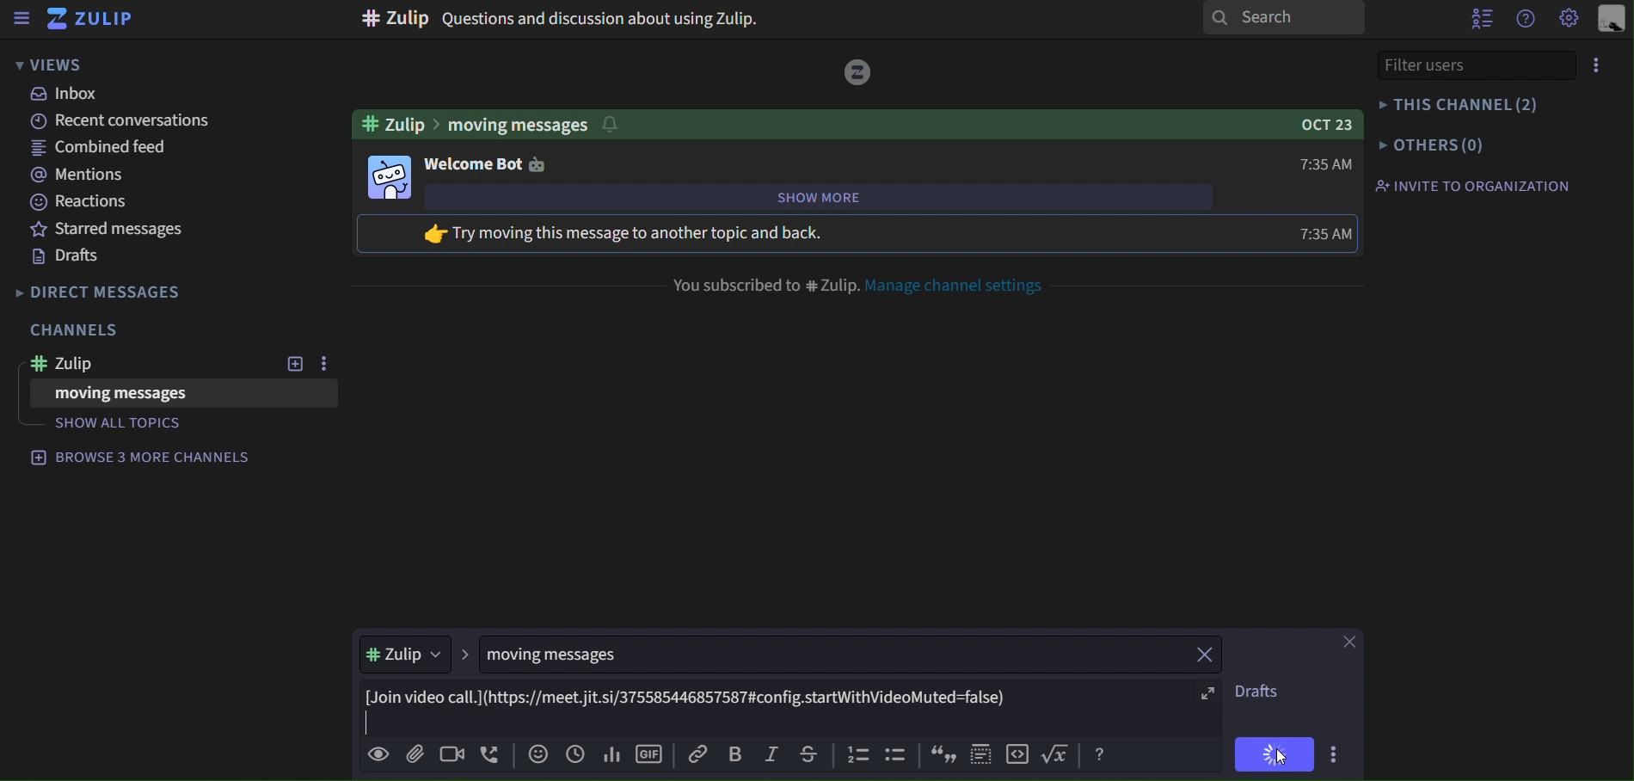 The height and width of the screenshot is (781, 1634). Describe the element at coordinates (739, 756) in the screenshot. I see `bold` at that location.